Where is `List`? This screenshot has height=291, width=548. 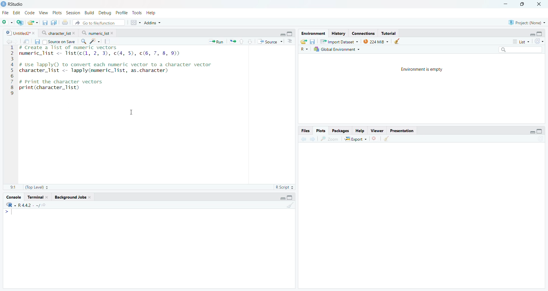 List is located at coordinates (522, 41).